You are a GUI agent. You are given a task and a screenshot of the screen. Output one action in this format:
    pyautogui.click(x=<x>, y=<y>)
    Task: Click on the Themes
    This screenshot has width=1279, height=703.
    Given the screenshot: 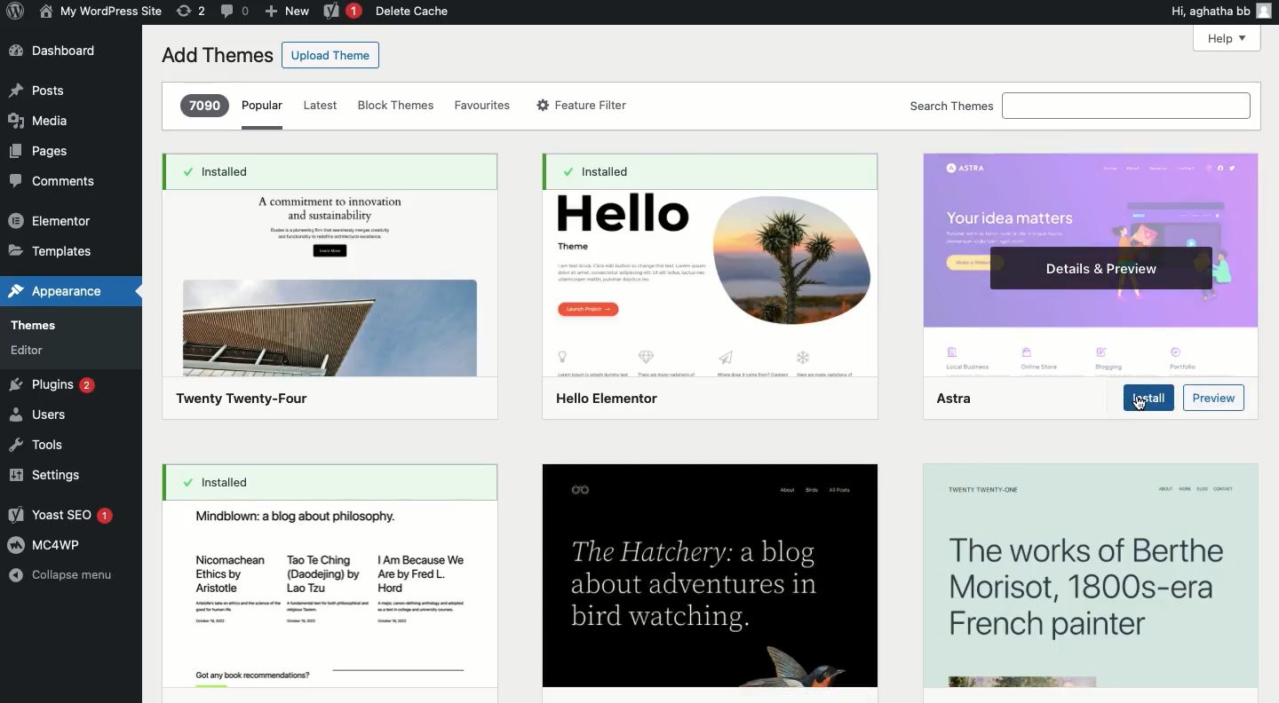 What is the action you would take?
    pyautogui.click(x=48, y=329)
    